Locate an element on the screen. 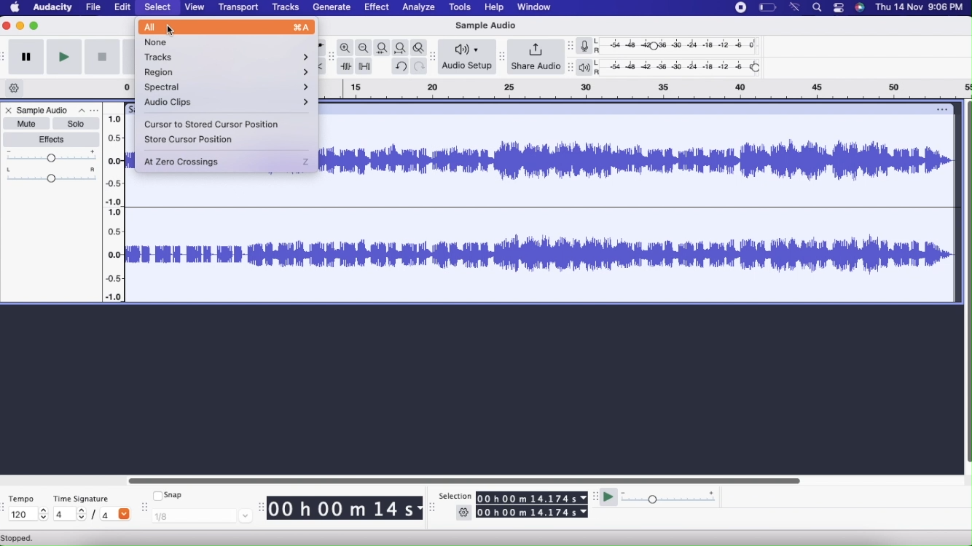 The height and width of the screenshot is (546, 972). 00 h 00 m 14 s is located at coordinates (346, 505).